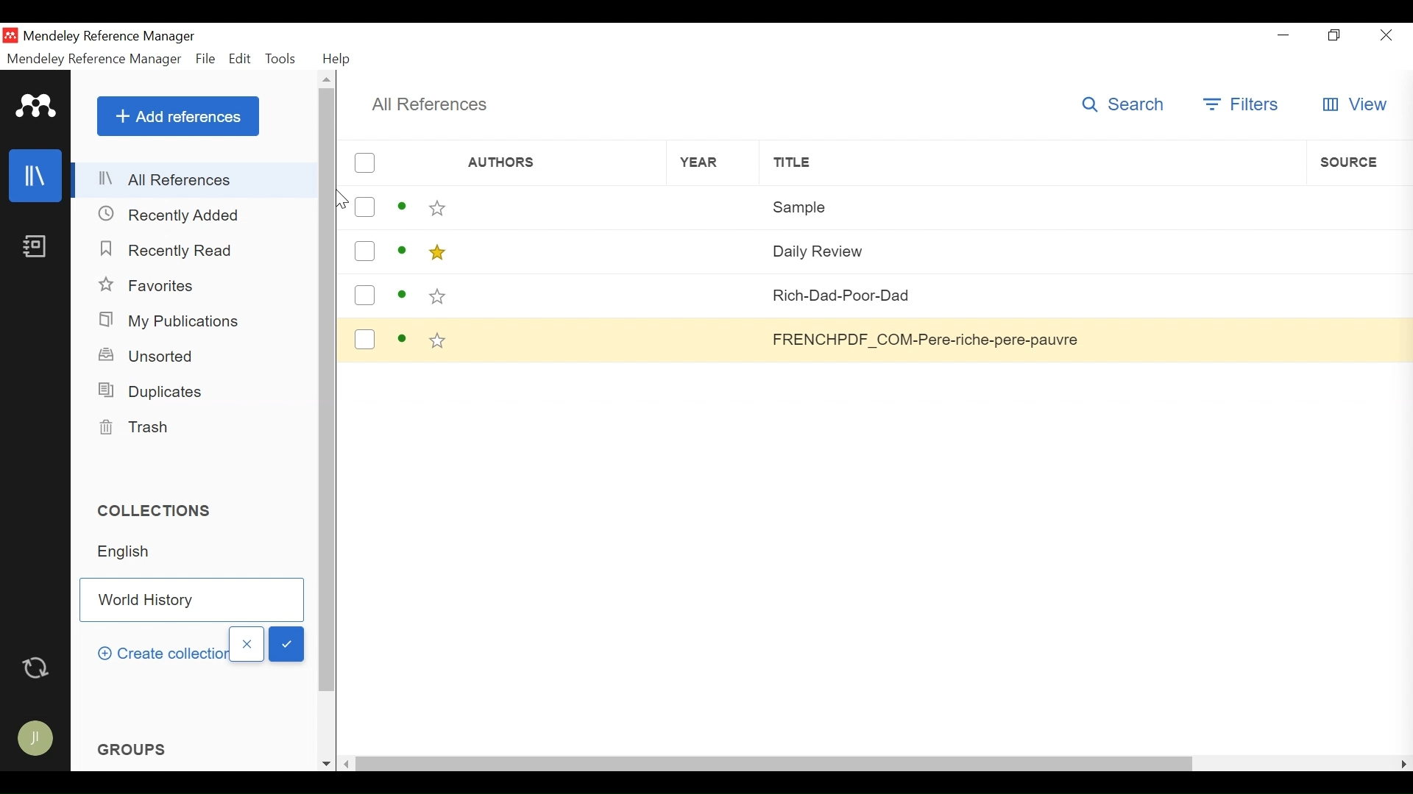 The image size is (1413, 794). Describe the element at coordinates (1359, 162) in the screenshot. I see `Source` at that location.